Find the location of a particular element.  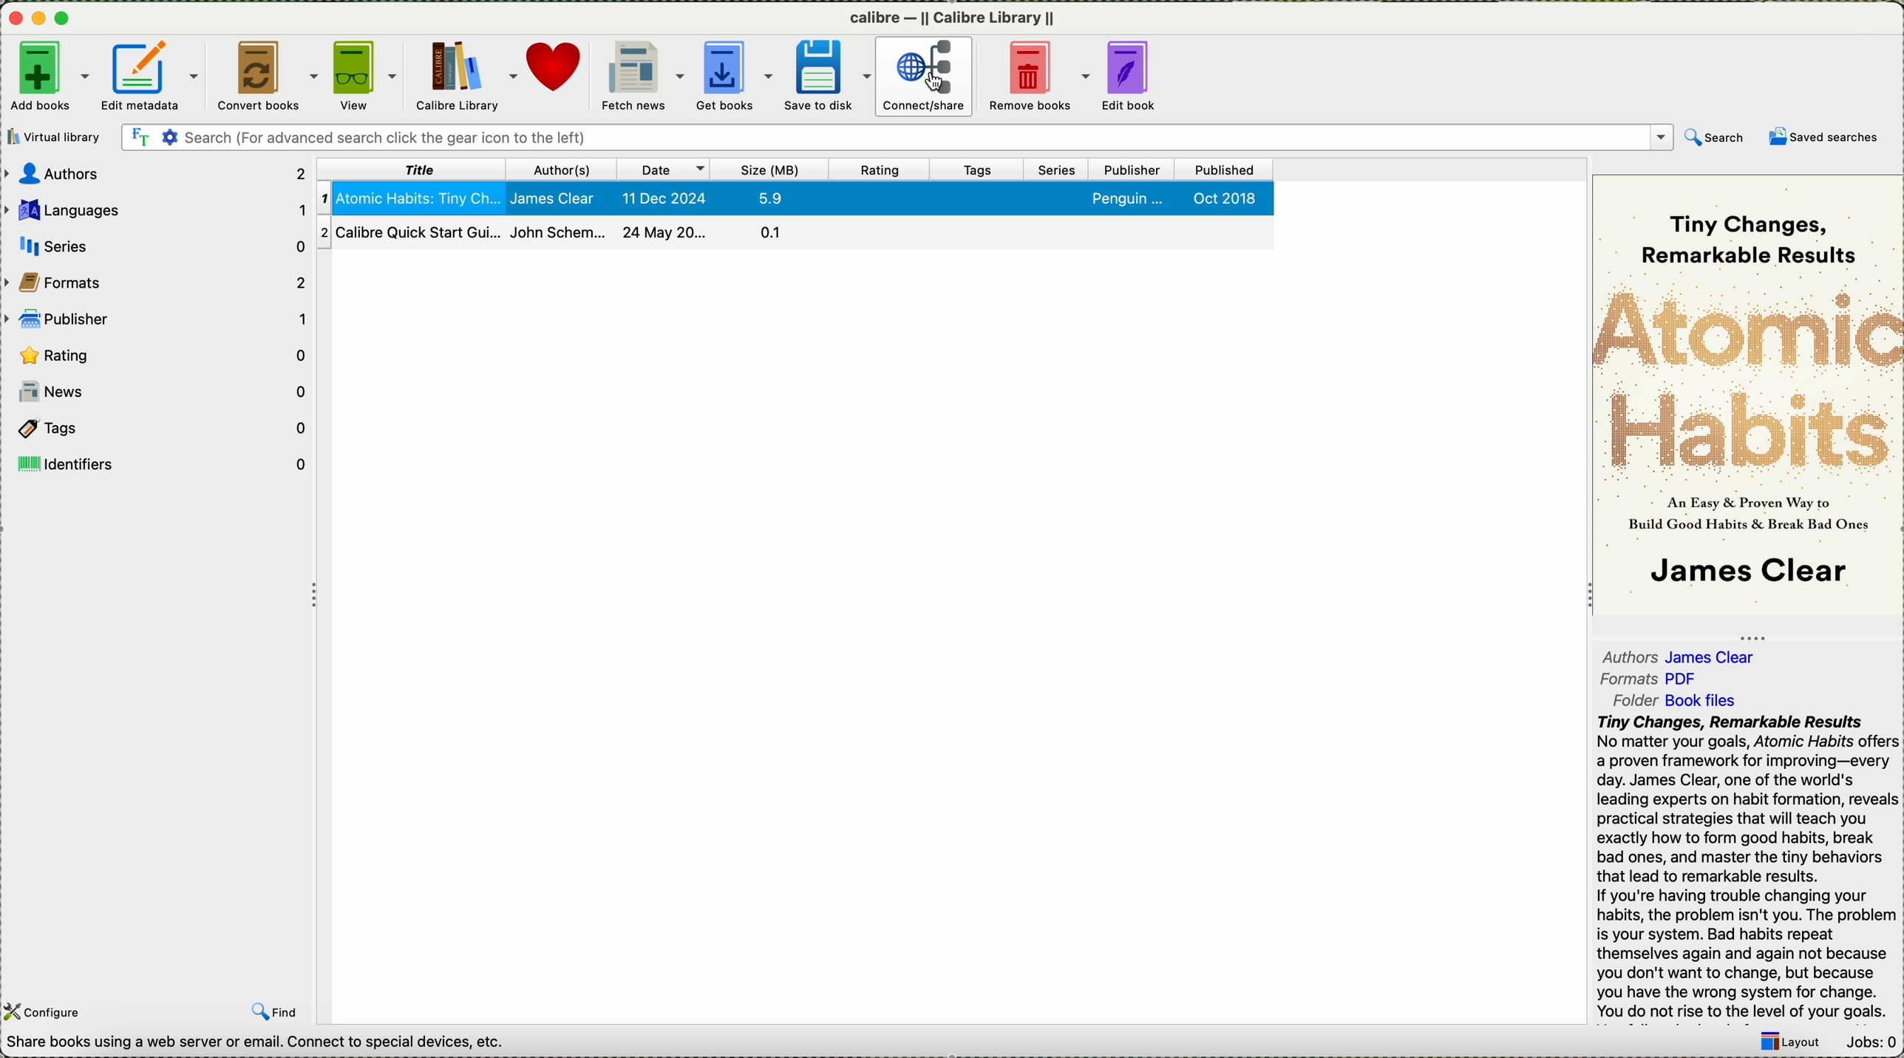

click on connect/share is located at coordinates (925, 78).